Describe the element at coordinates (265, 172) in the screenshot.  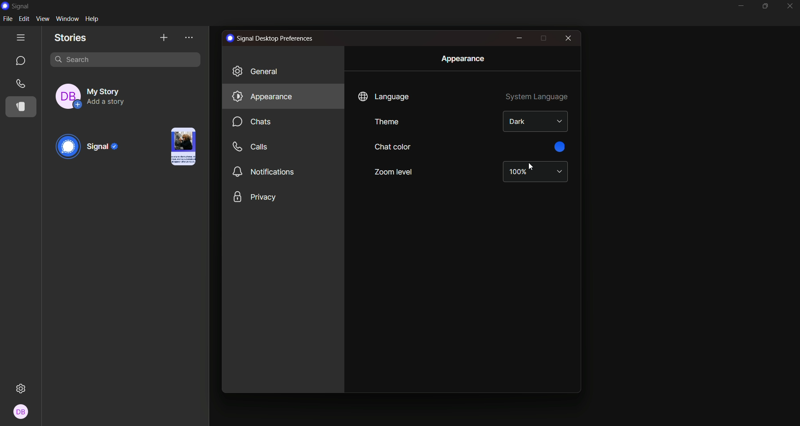
I see `notifications` at that location.